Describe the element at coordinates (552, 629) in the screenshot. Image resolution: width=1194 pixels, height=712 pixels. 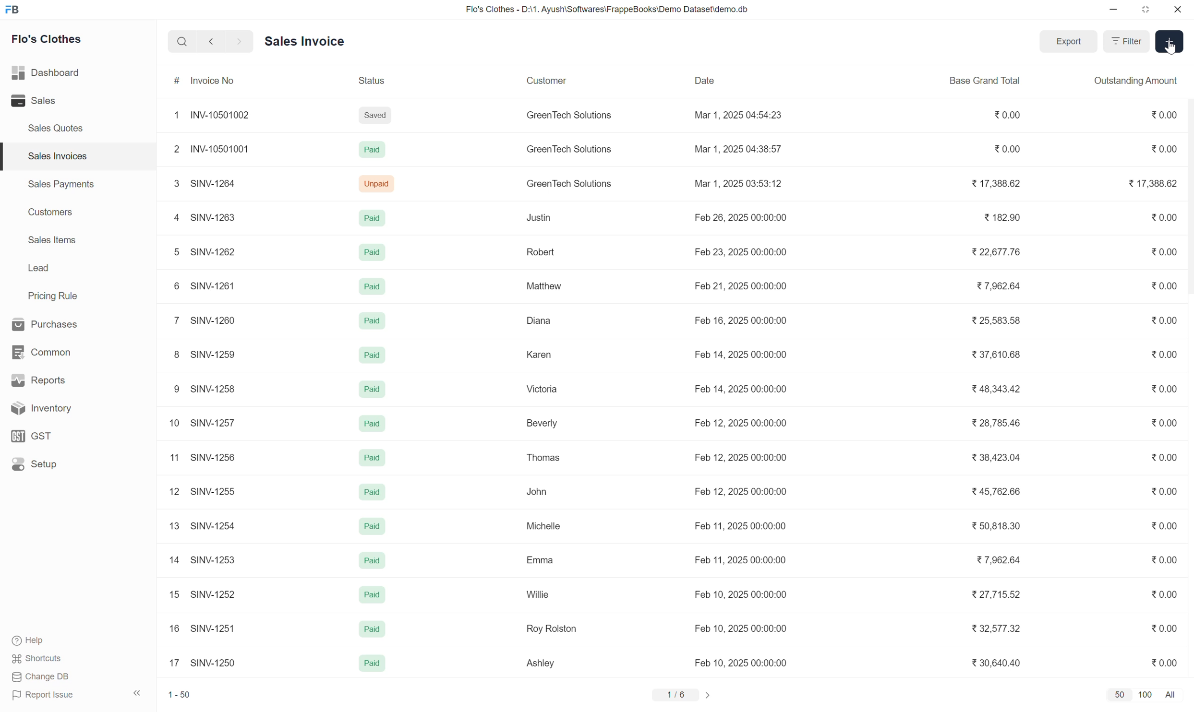
I see `Roy Rolston` at that location.